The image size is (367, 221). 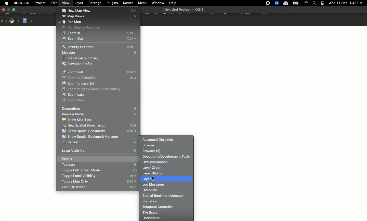 I want to click on , so click(x=18, y=22).